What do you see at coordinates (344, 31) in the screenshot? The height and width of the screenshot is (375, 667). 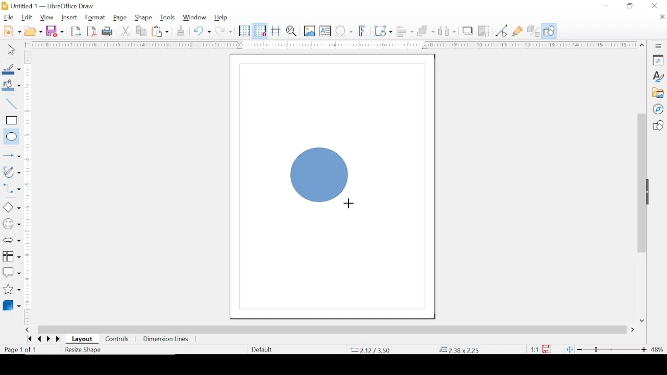 I see `insert special characters` at bounding box center [344, 31].